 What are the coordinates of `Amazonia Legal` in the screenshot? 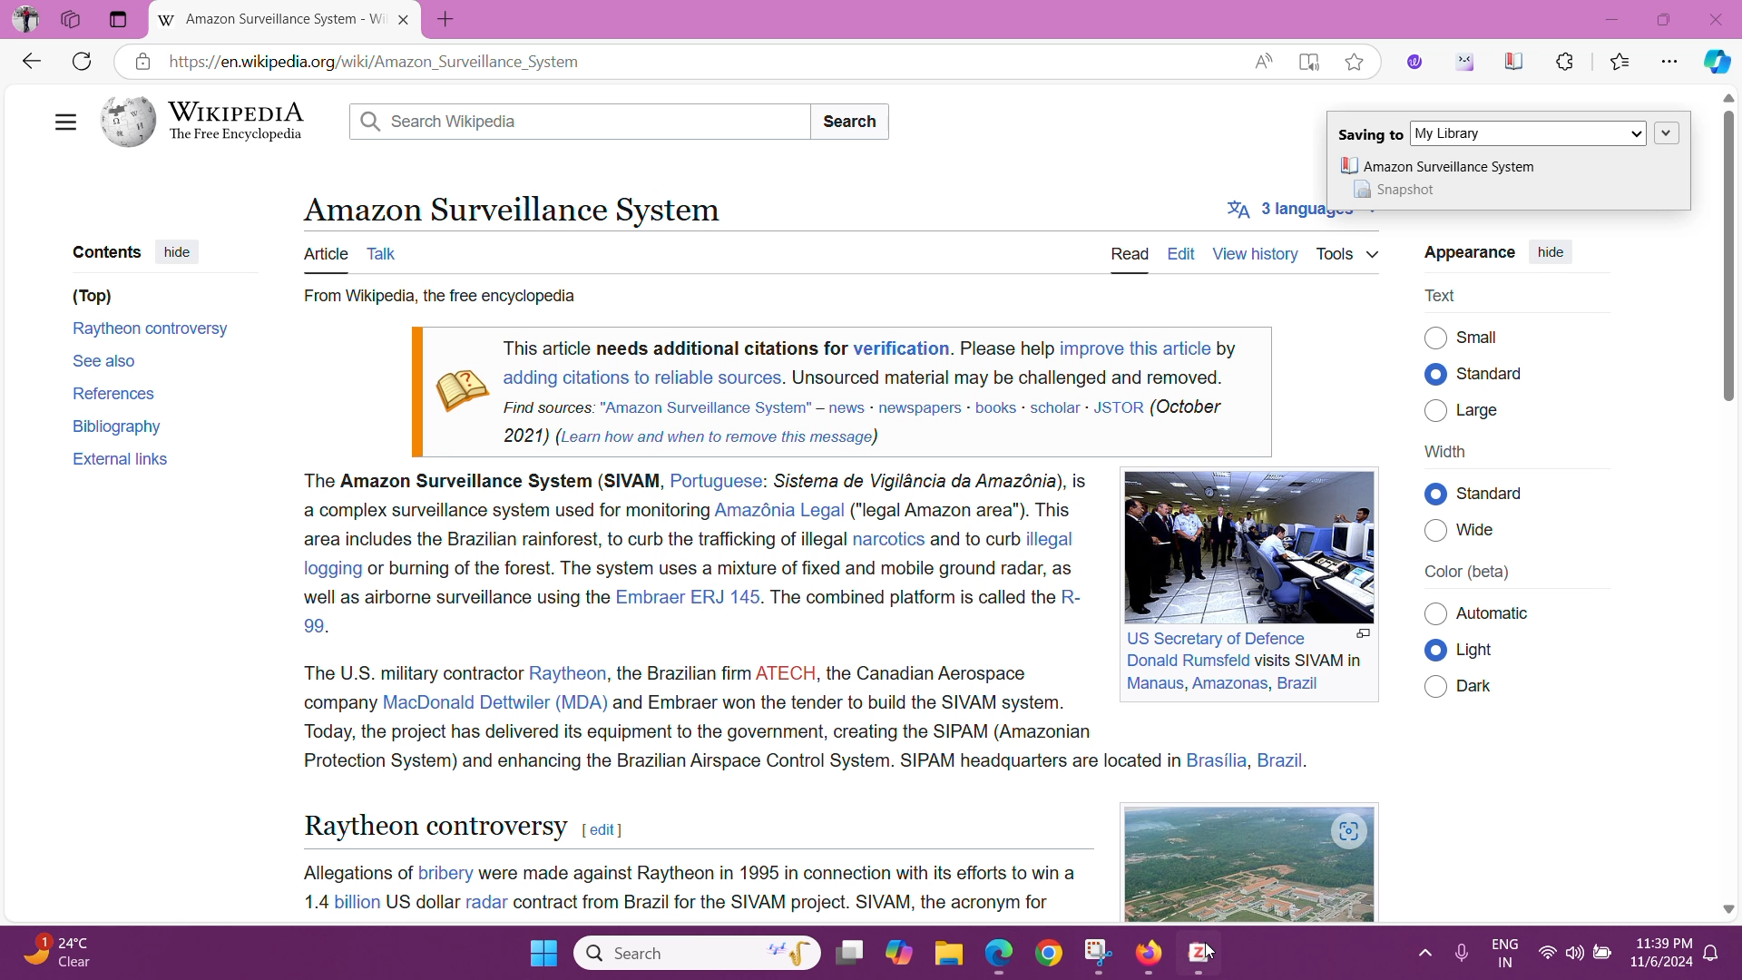 It's located at (780, 510).